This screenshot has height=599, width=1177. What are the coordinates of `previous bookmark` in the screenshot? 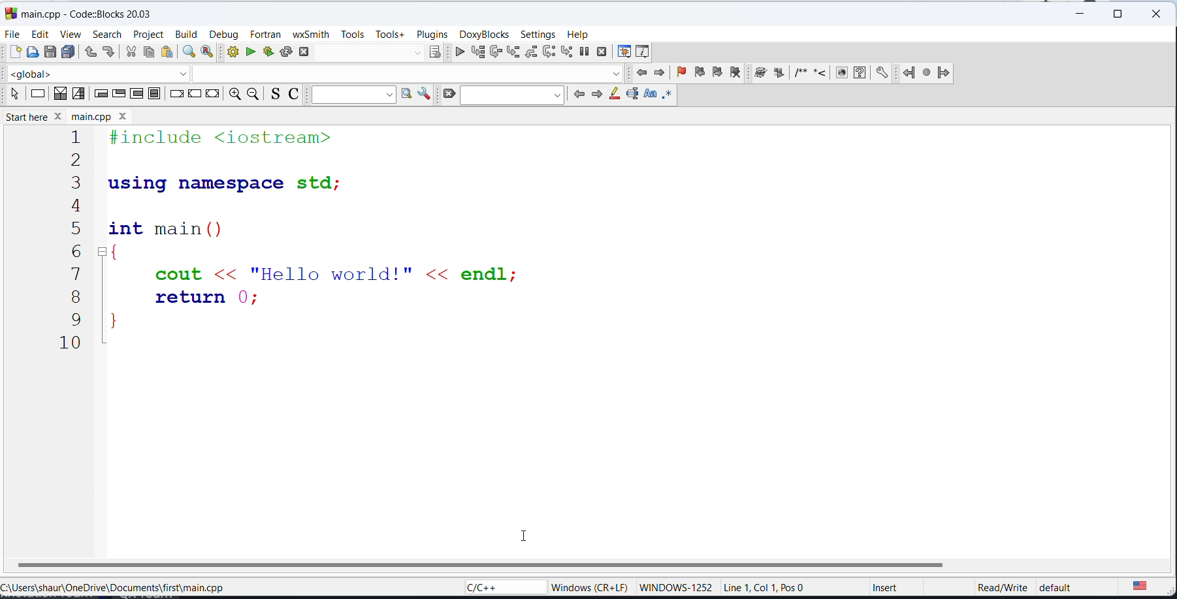 It's located at (698, 72).